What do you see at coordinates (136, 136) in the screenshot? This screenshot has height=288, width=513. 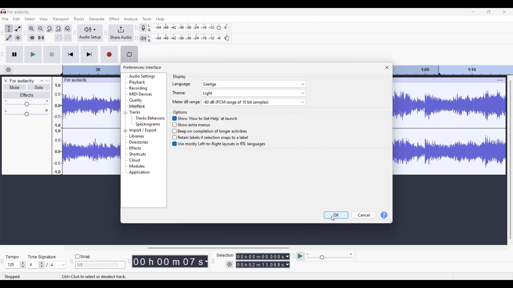 I see `Libraries` at bounding box center [136, 136].